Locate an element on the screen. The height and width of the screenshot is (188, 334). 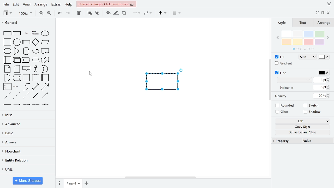
undo is located at coordinates (60, 14).